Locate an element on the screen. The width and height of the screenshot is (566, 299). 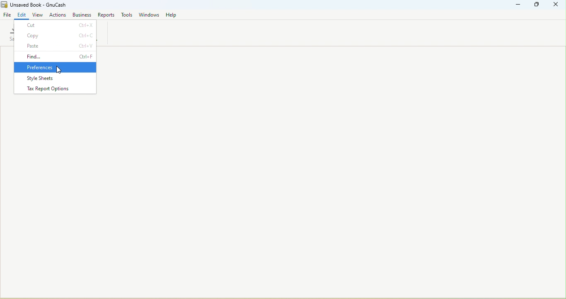
Unsaved Book - GnuCash is located at coordinates (38, 5).